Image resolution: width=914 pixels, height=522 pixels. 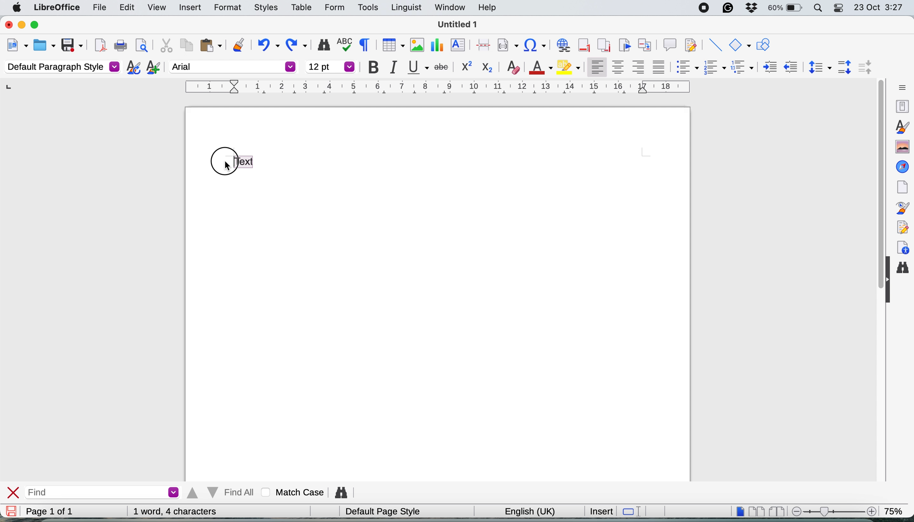 What do you see at coordinates (226, 166) in the screenshot?
I see `cursor` at bounding box center [226, 166].